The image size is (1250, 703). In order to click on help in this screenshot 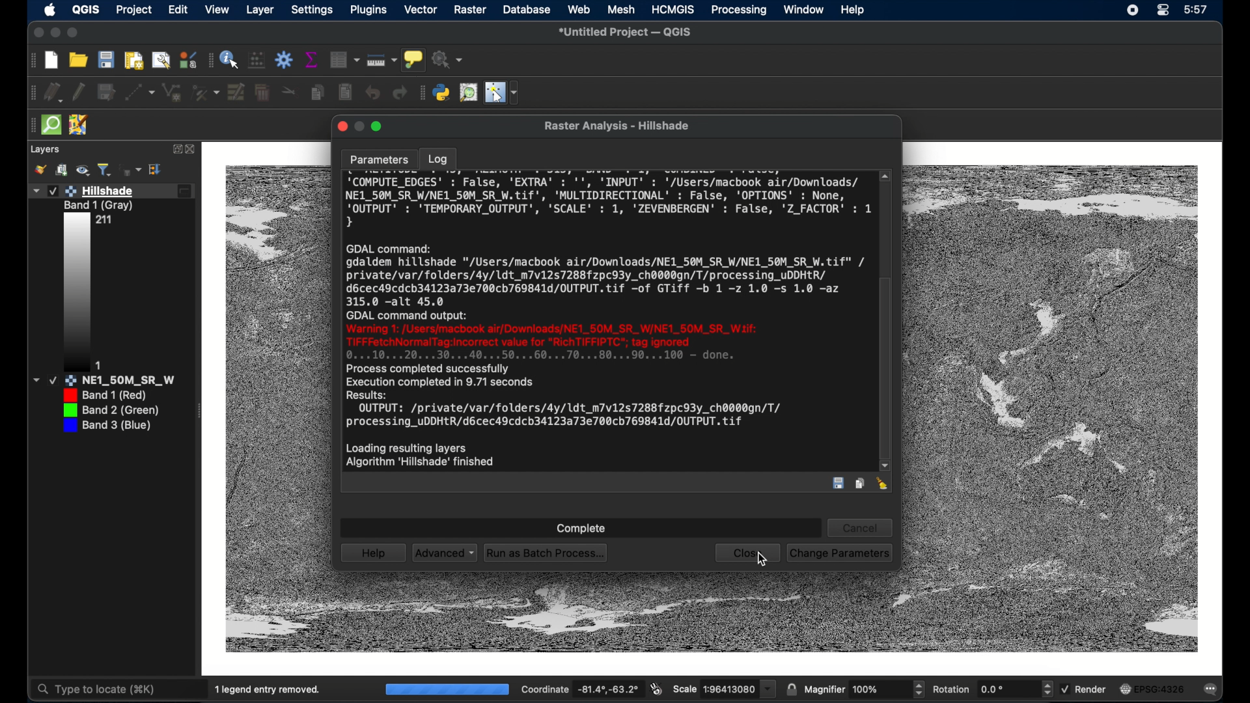, I will do `click(374, 553)`.